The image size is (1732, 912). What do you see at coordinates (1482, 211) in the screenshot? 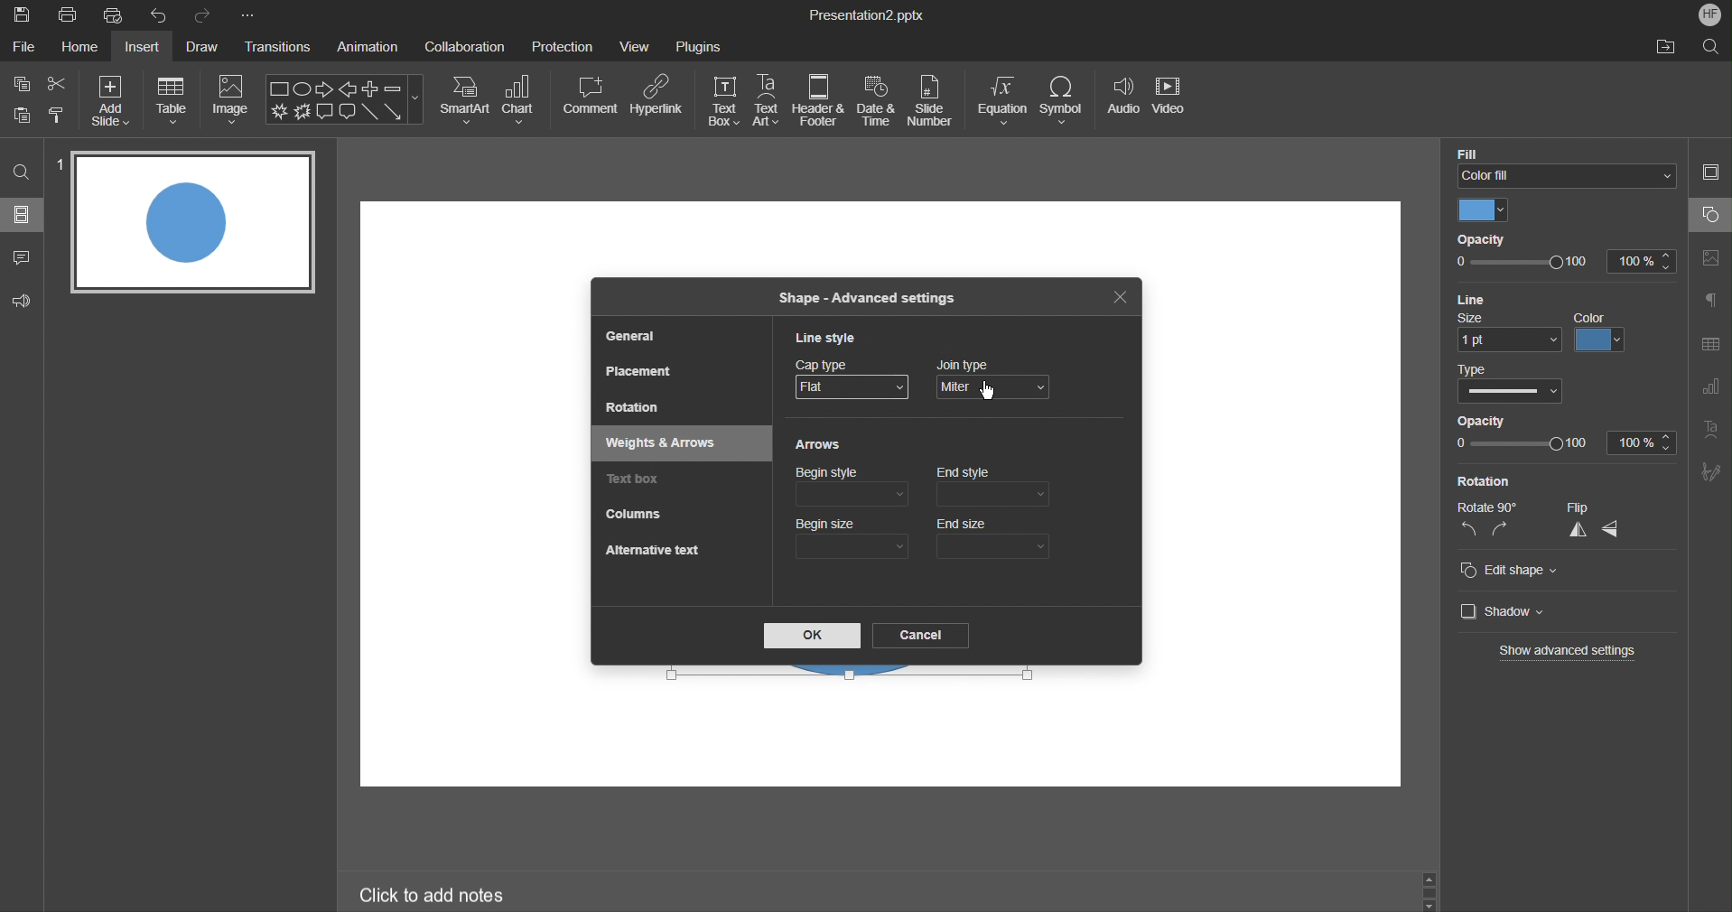
I see `Color` at bounding box center [1482, 211].